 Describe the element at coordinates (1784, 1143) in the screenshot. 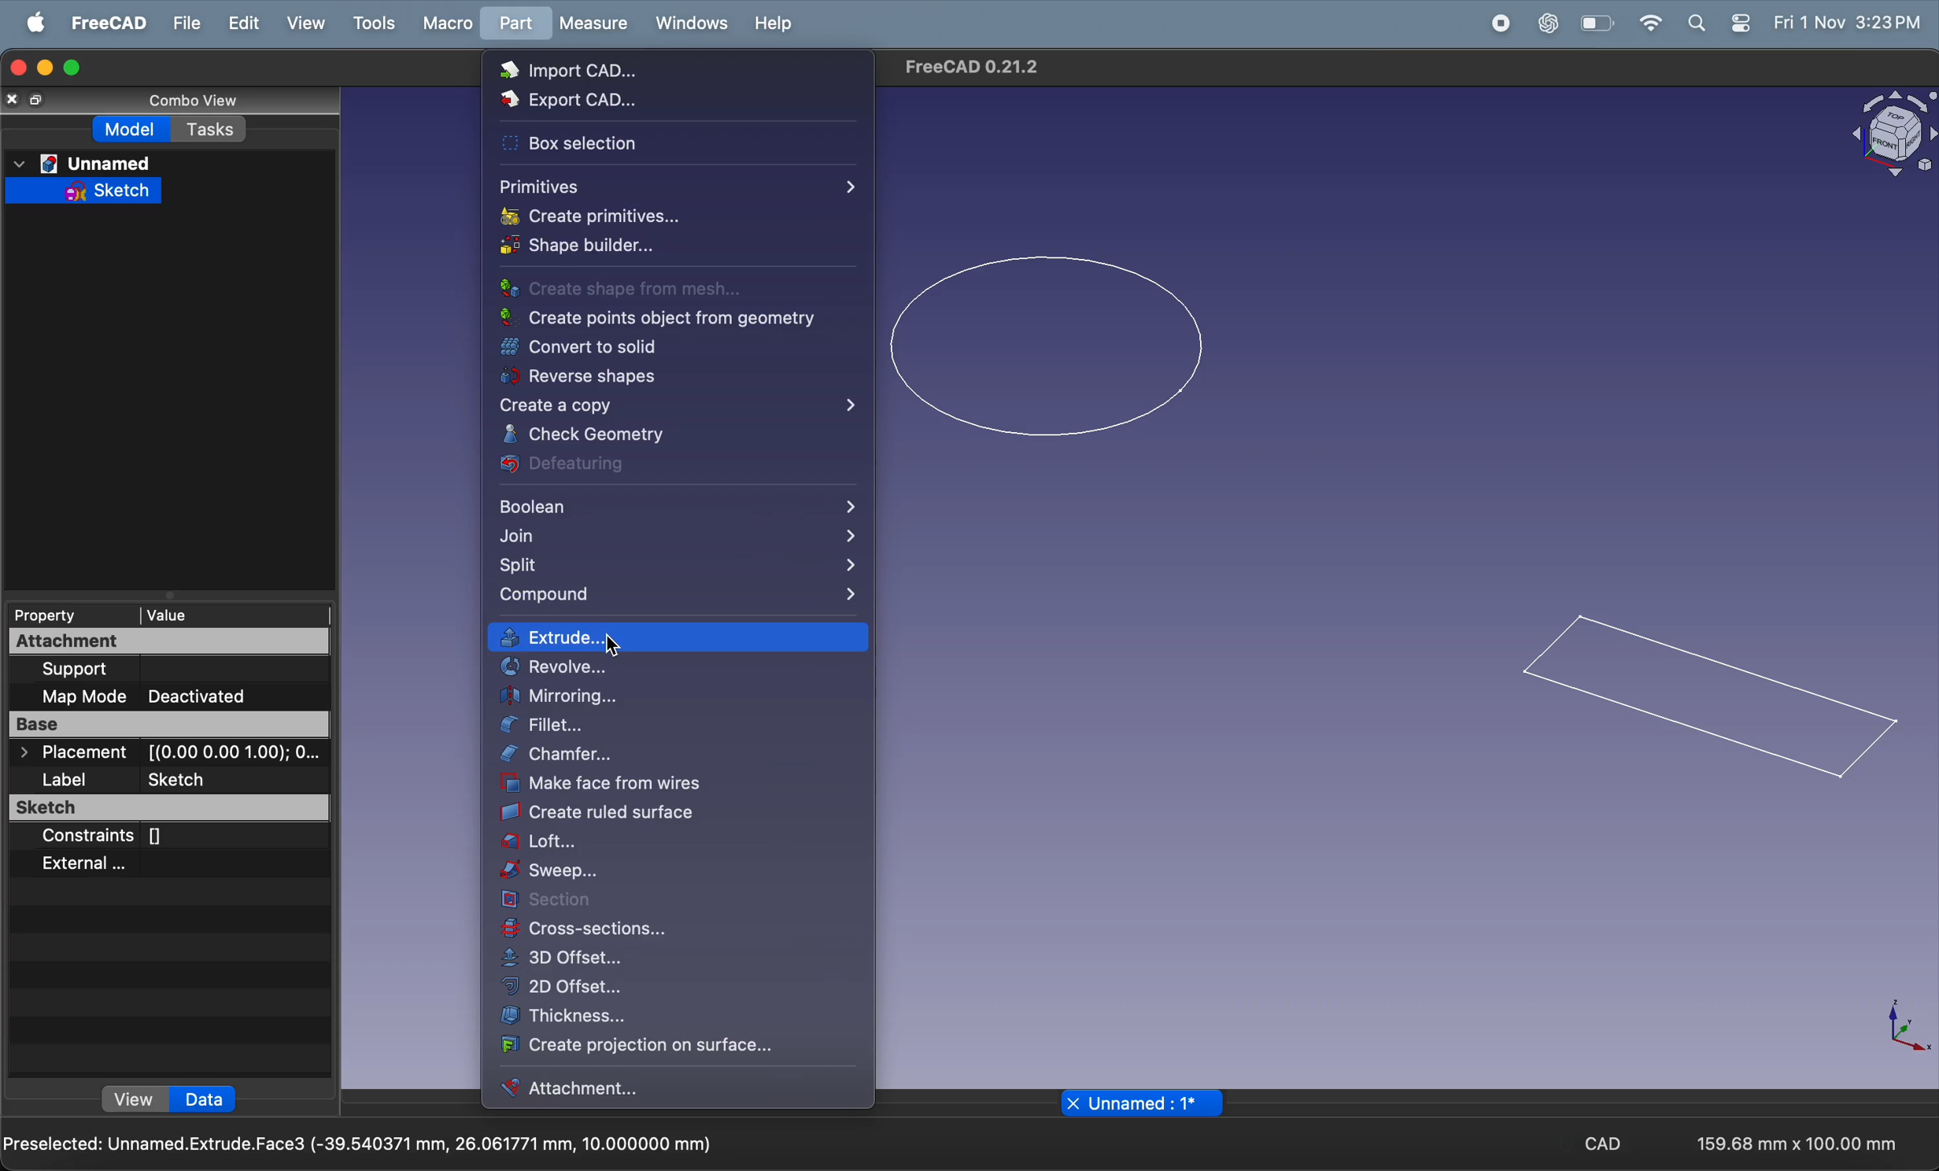

I see `159.68 mm x 100.00 mm` at that location.